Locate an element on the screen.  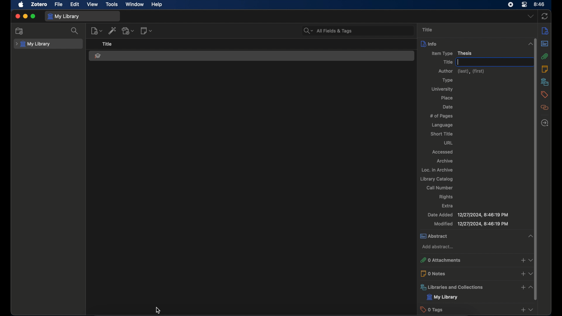
collapse is located at coordinates (531, 44).